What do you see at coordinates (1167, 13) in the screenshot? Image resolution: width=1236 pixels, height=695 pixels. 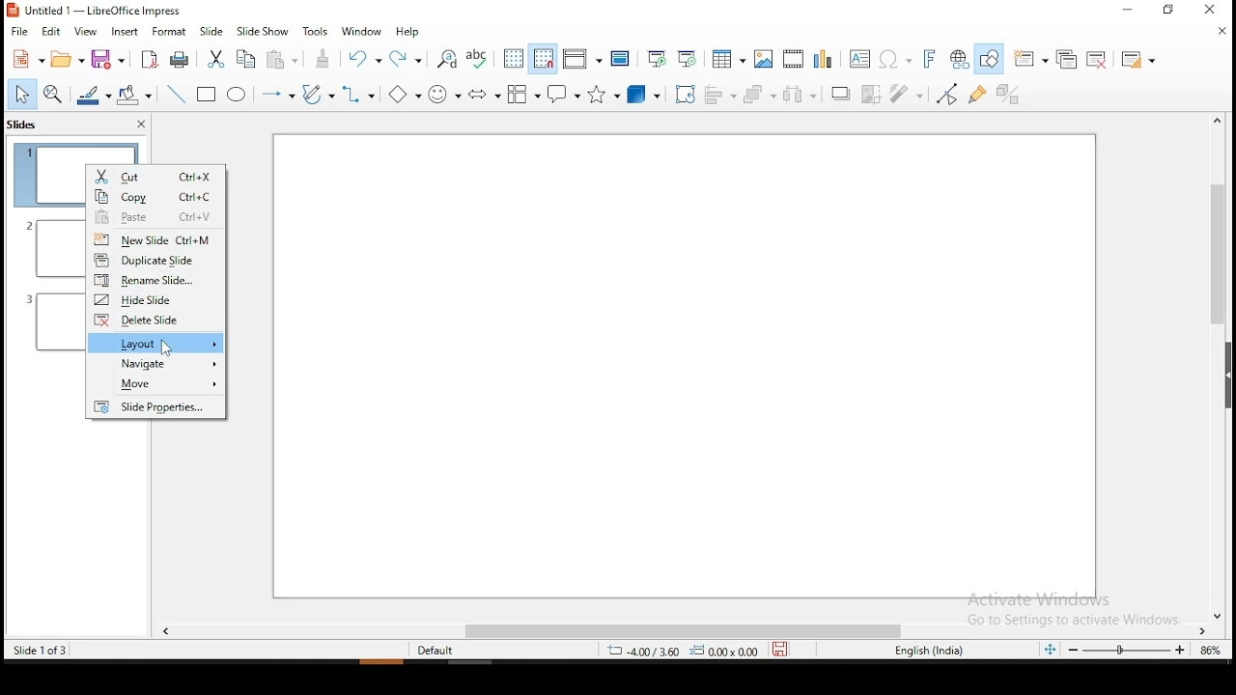 I see `restore` at bounding box center [1167, 13].